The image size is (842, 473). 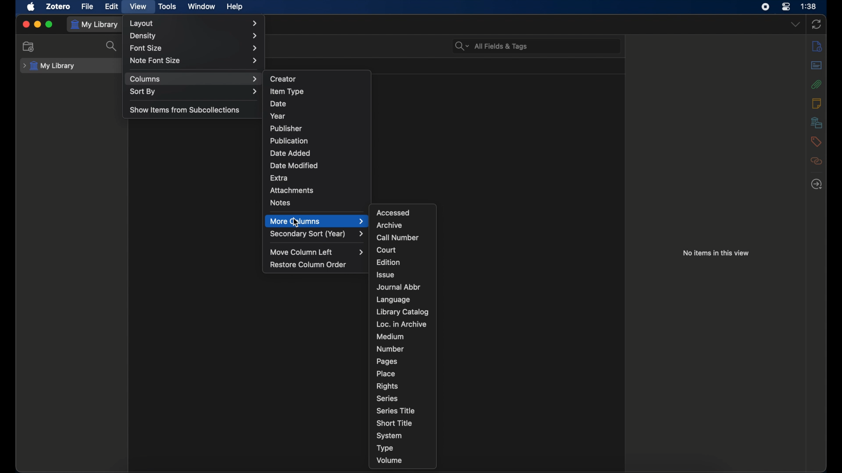 I want to click on loc. in archive, so click(x=402, y=325).